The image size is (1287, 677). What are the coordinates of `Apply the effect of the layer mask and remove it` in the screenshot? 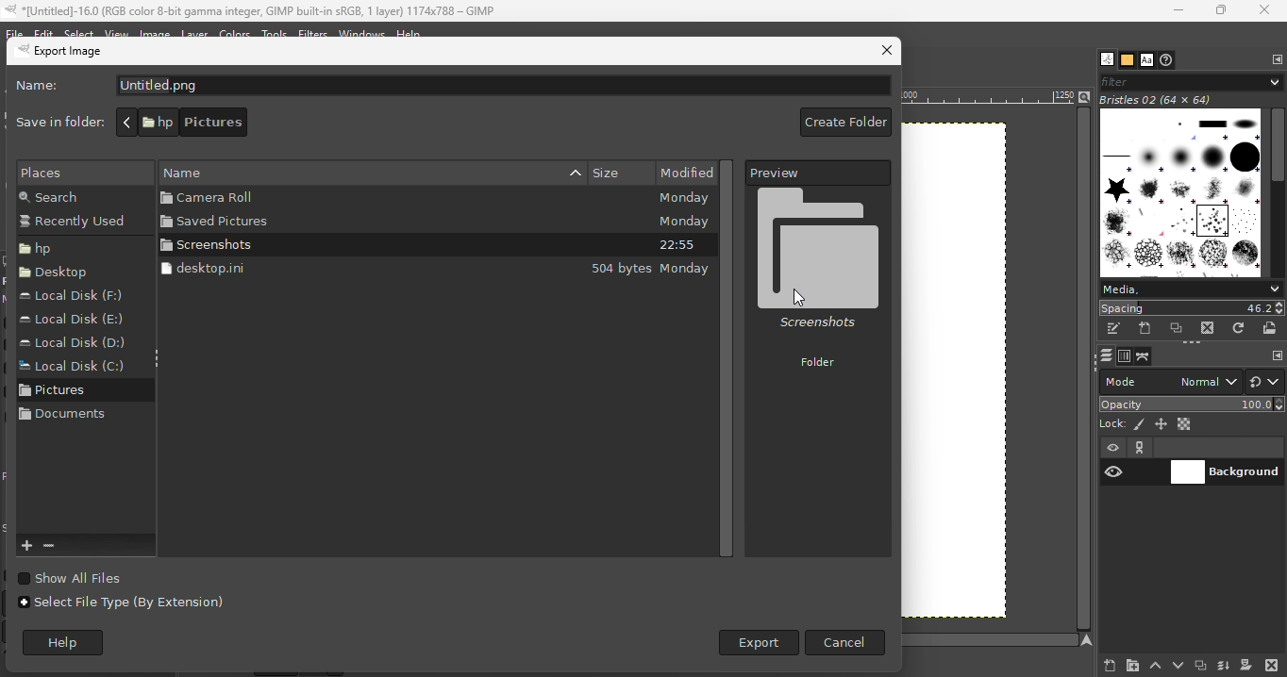 It's located at (1245, 667).